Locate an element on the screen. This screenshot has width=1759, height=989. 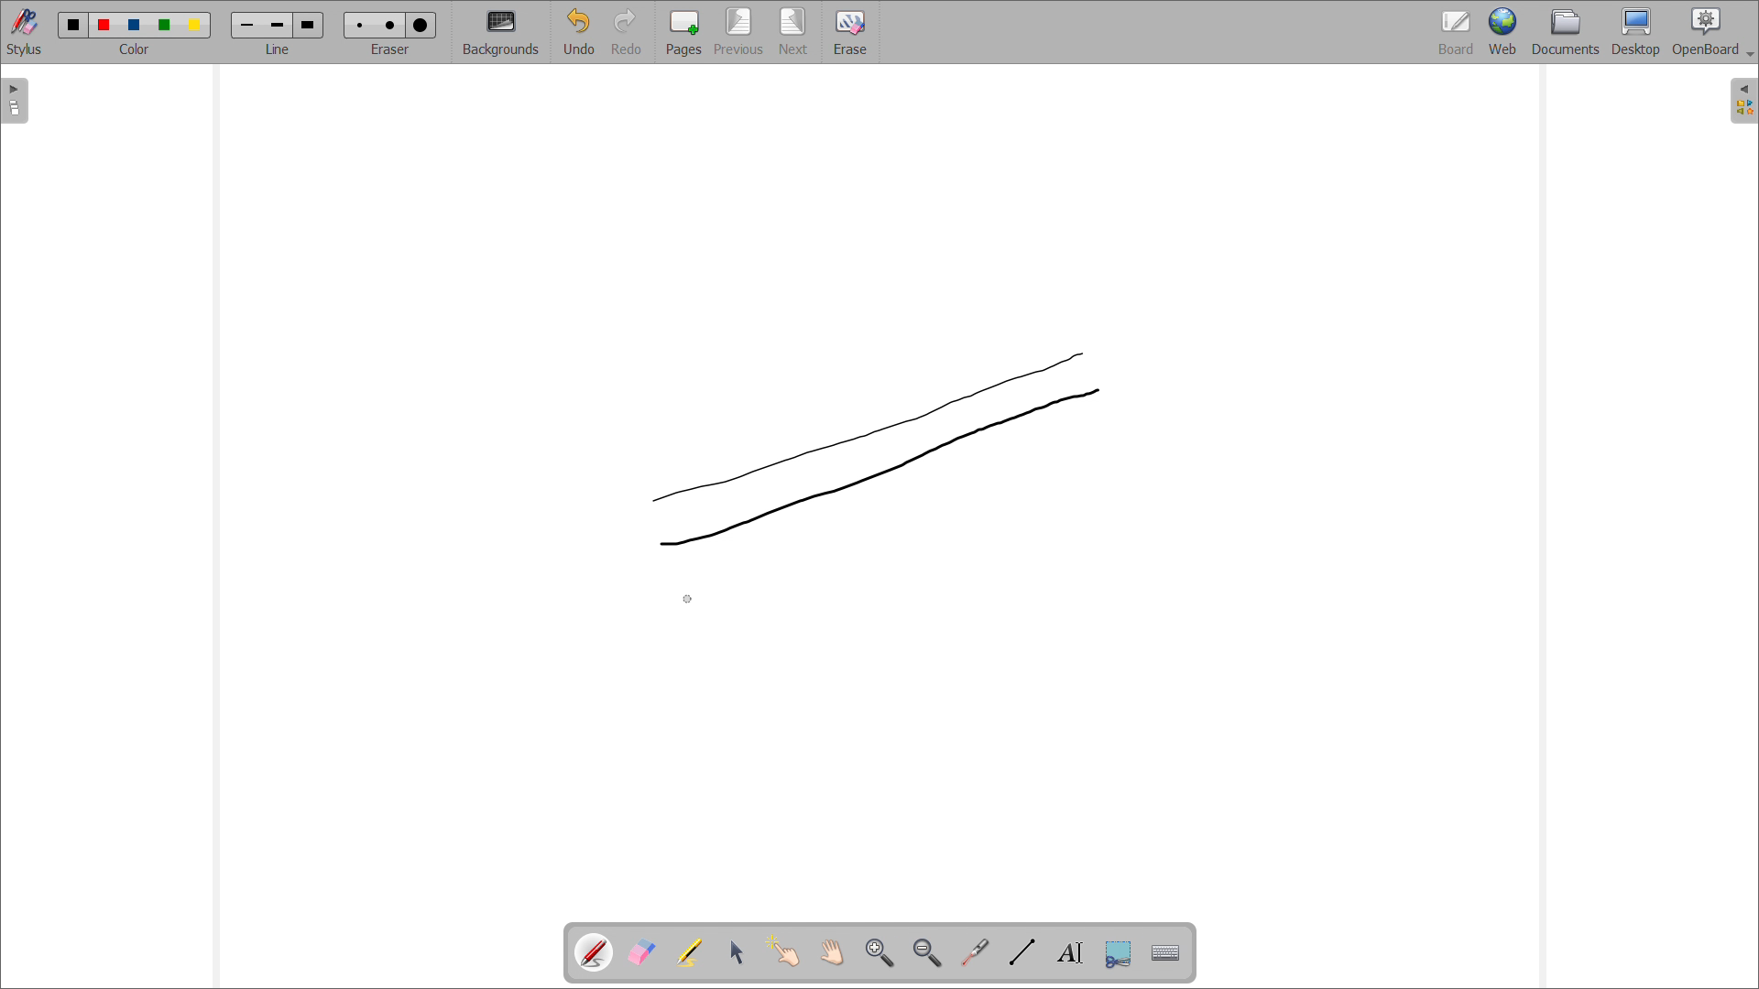
board is located at coordinates (1455, 32).